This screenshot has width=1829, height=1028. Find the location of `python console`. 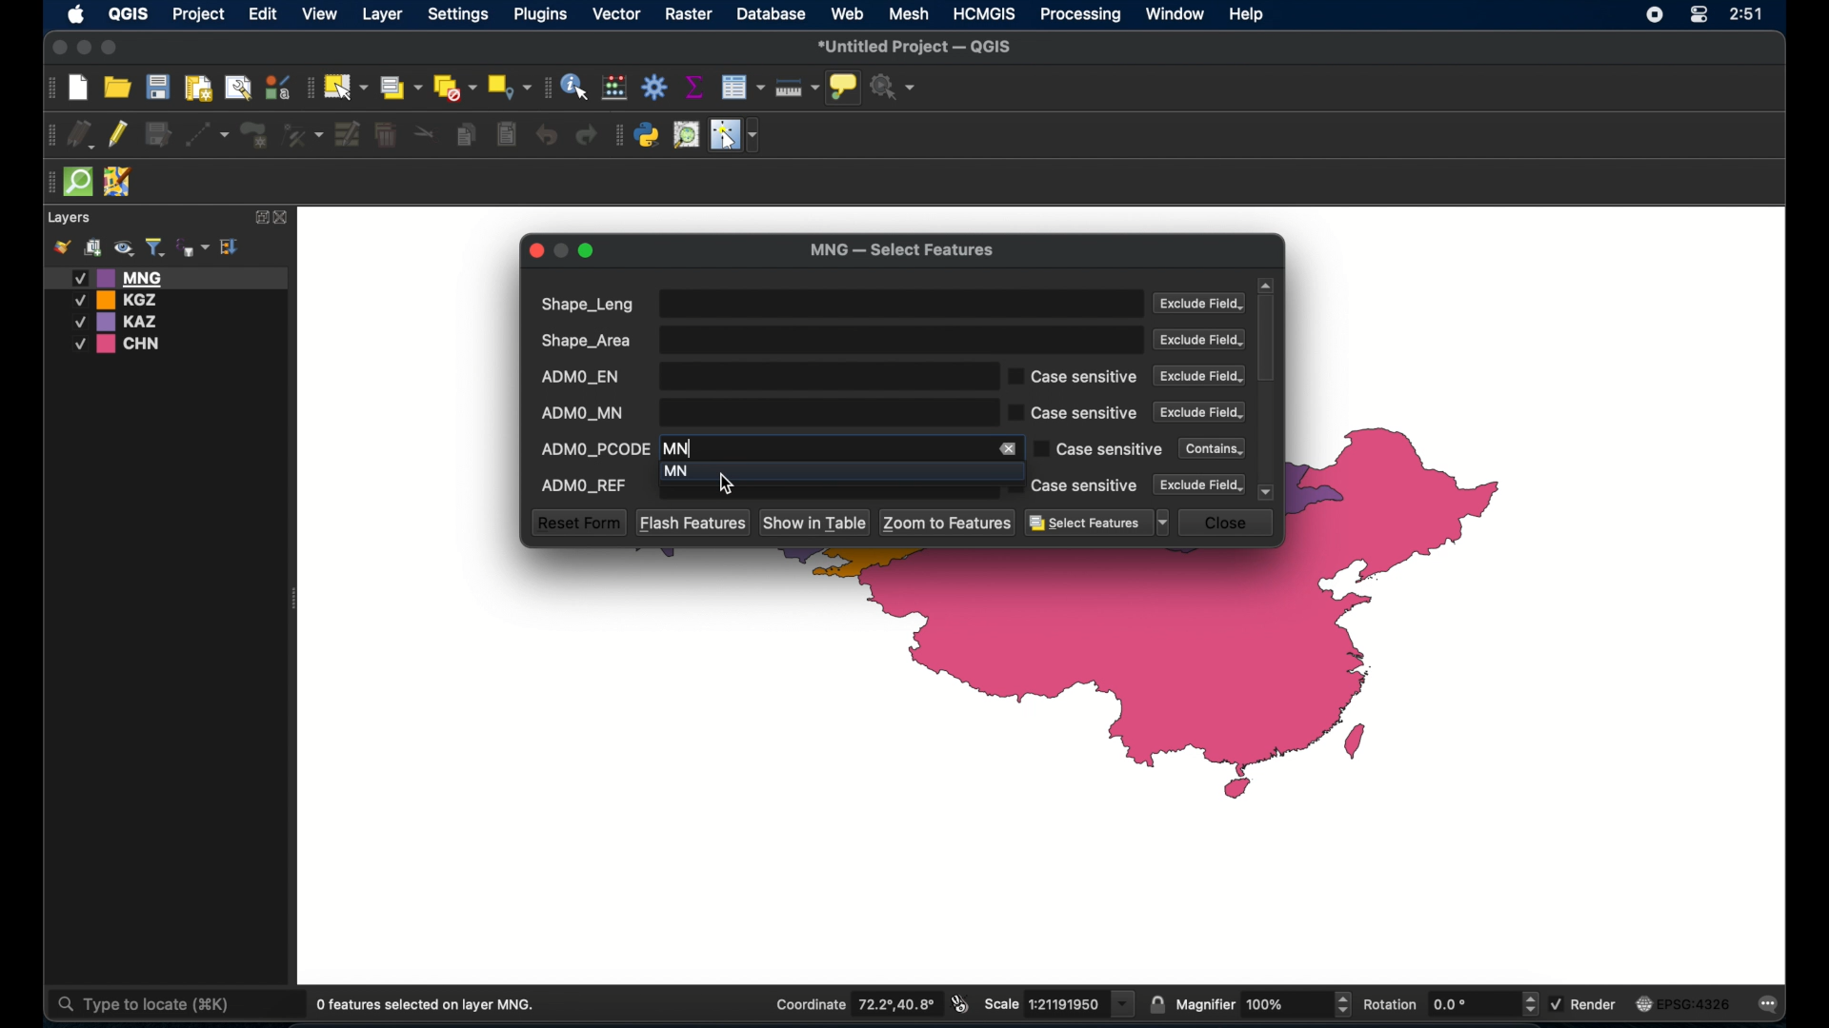

python console is located at coordinates (648, 135).